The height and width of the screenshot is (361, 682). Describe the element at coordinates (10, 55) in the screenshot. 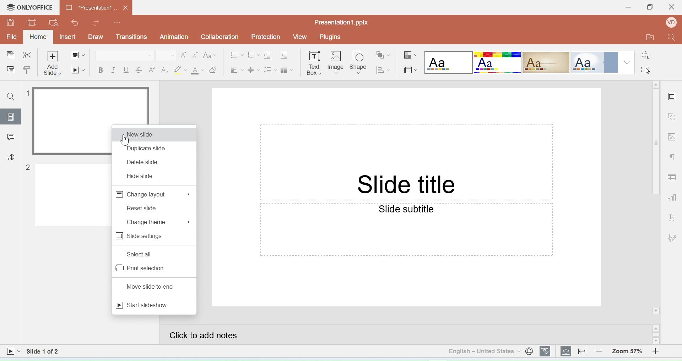

I see `Copy` at that location.